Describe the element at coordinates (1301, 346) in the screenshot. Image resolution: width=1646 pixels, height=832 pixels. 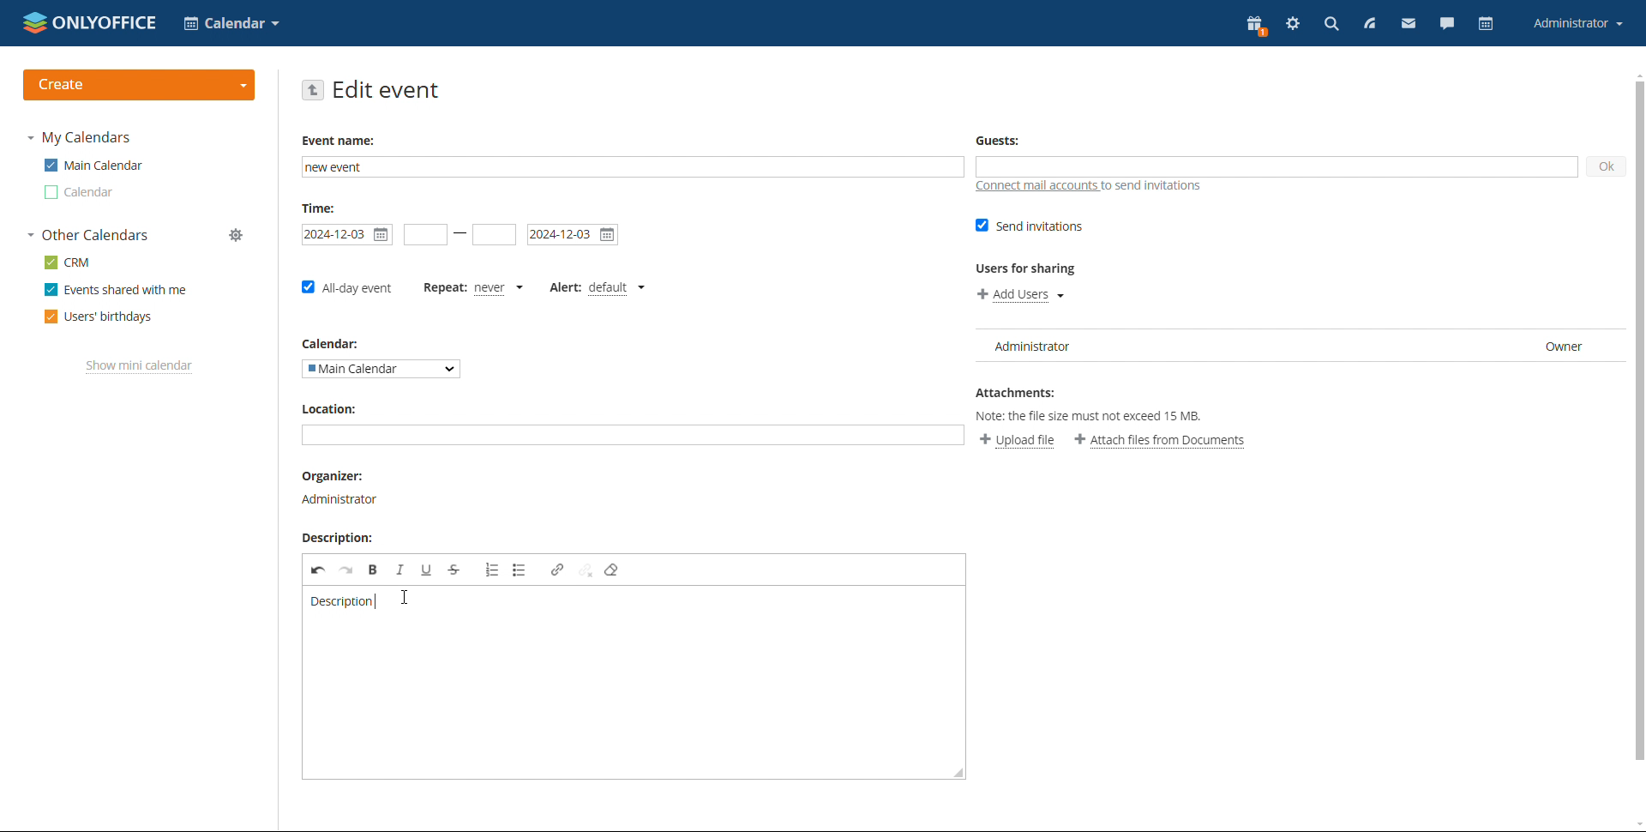
I see `list of users` at that location.